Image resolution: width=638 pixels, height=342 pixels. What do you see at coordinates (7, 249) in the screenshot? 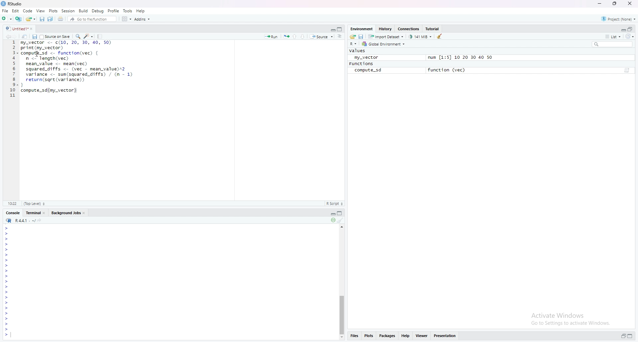
I see `Prompt Cursor` at bounding box center [7, 249].